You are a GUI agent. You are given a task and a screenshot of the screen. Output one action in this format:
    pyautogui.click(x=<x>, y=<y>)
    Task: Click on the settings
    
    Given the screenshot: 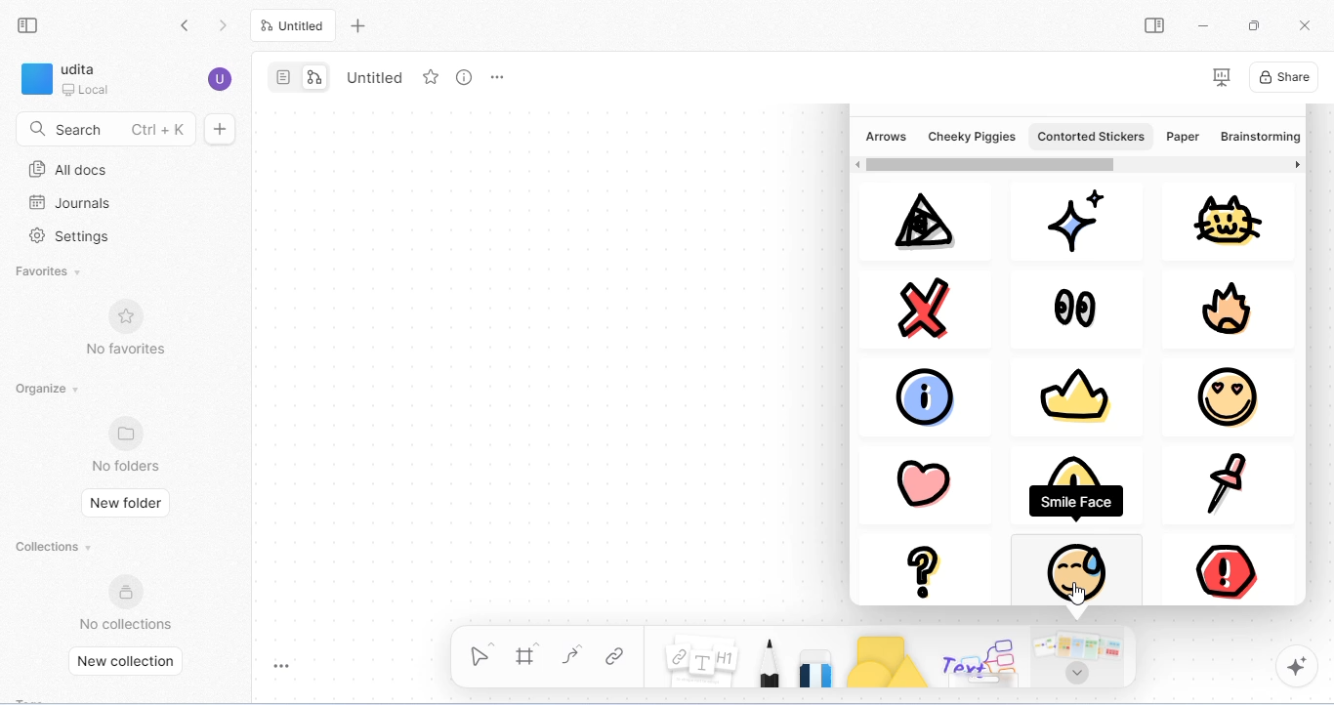 What is the action you would take?
    pyautogui.click(x=73, y=237)
    